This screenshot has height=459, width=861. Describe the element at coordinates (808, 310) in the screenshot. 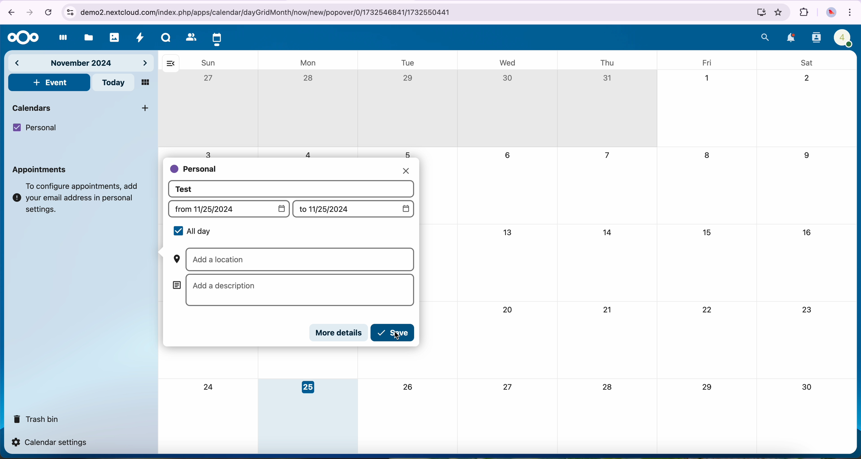

I see `23` at that location.